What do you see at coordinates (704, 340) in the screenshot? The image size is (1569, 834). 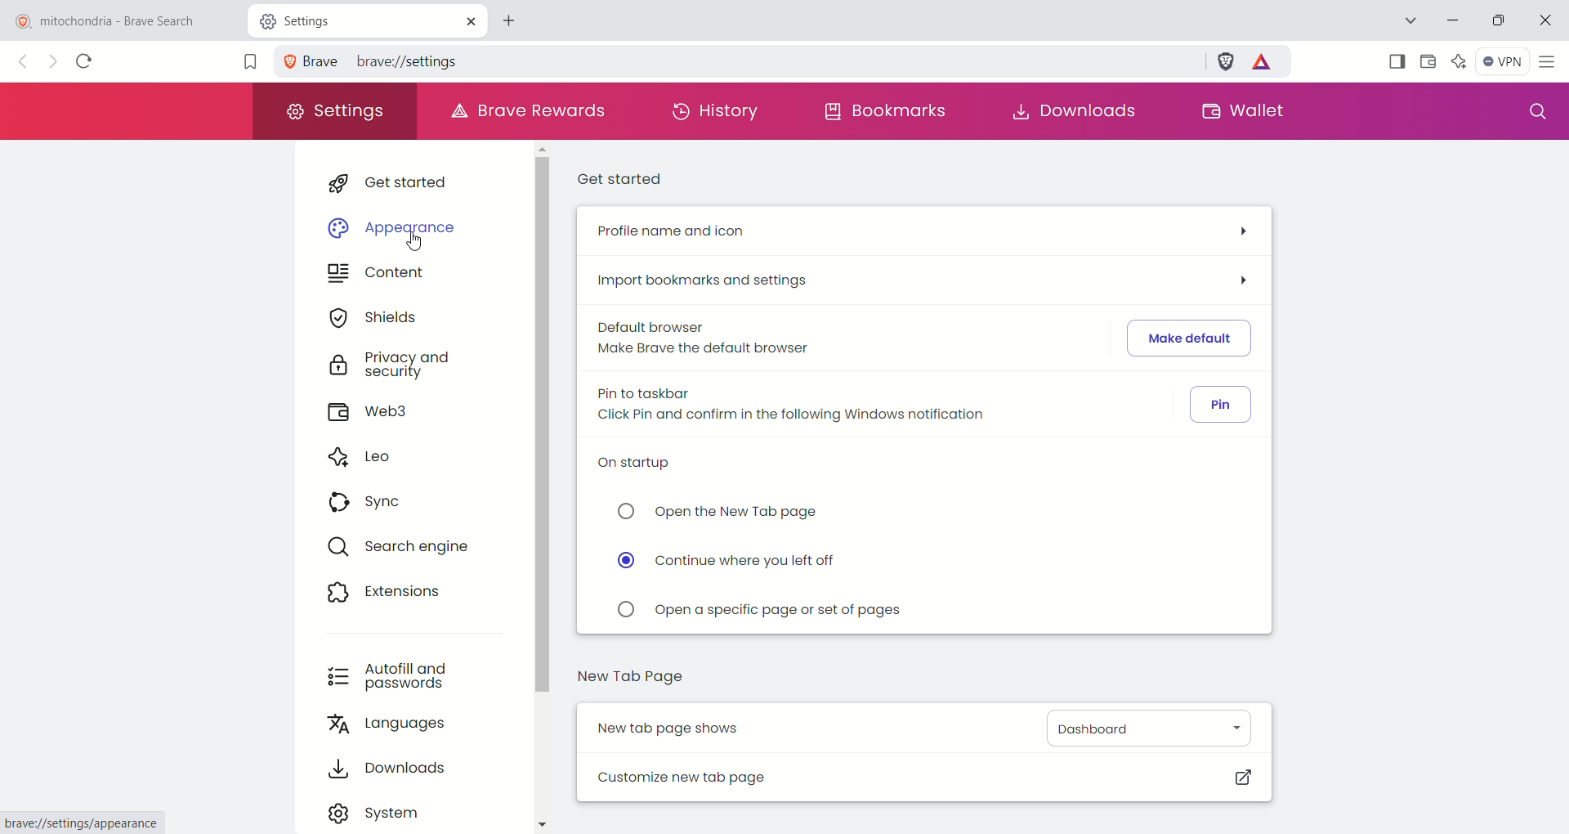 I see `default browser make brave the default browser` at bounding box center [704, 340].